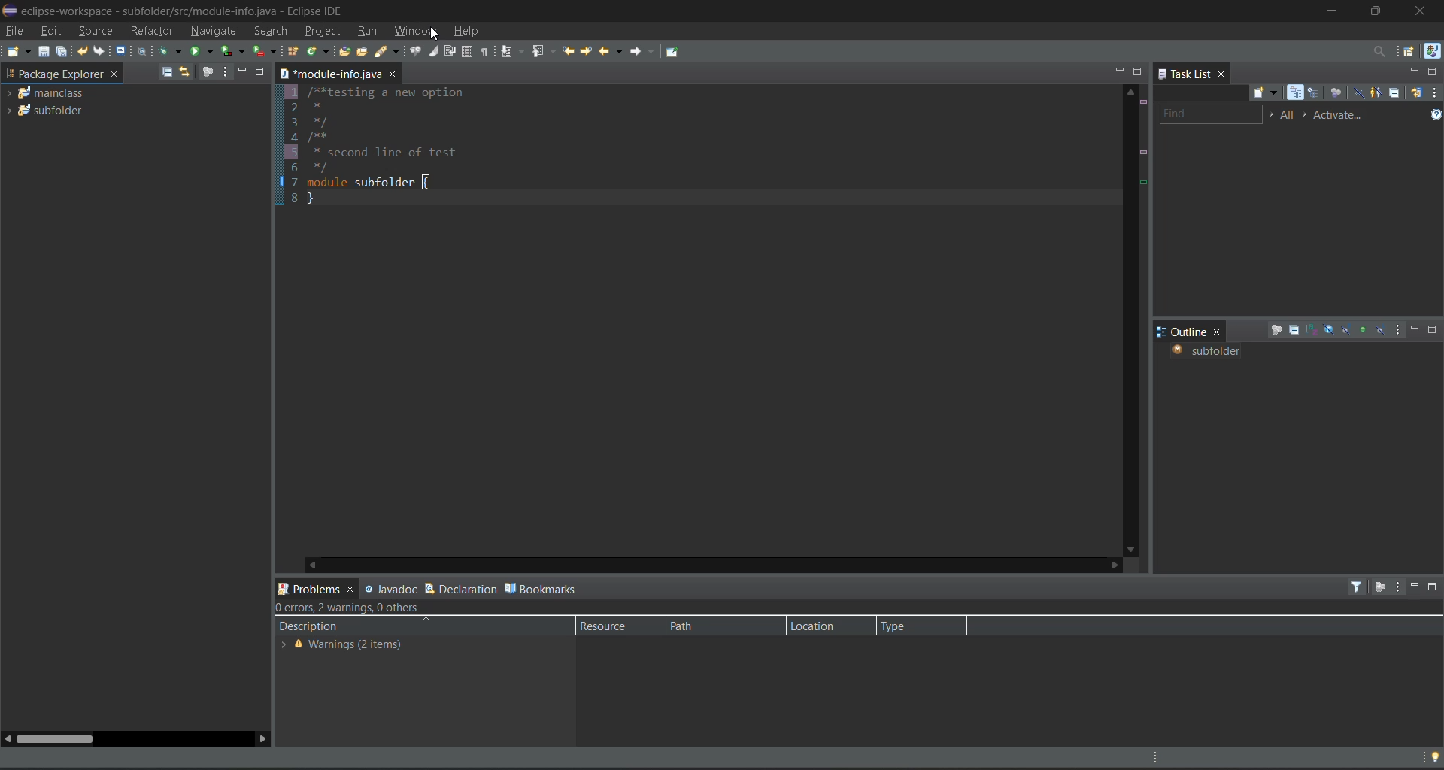 Image resolution: width=1444 pixels, height=770 pixels. What do you see at coordinates (1338, 93) in the screenshot?
I see `focus on work week` at bounding box center [1338, 93].